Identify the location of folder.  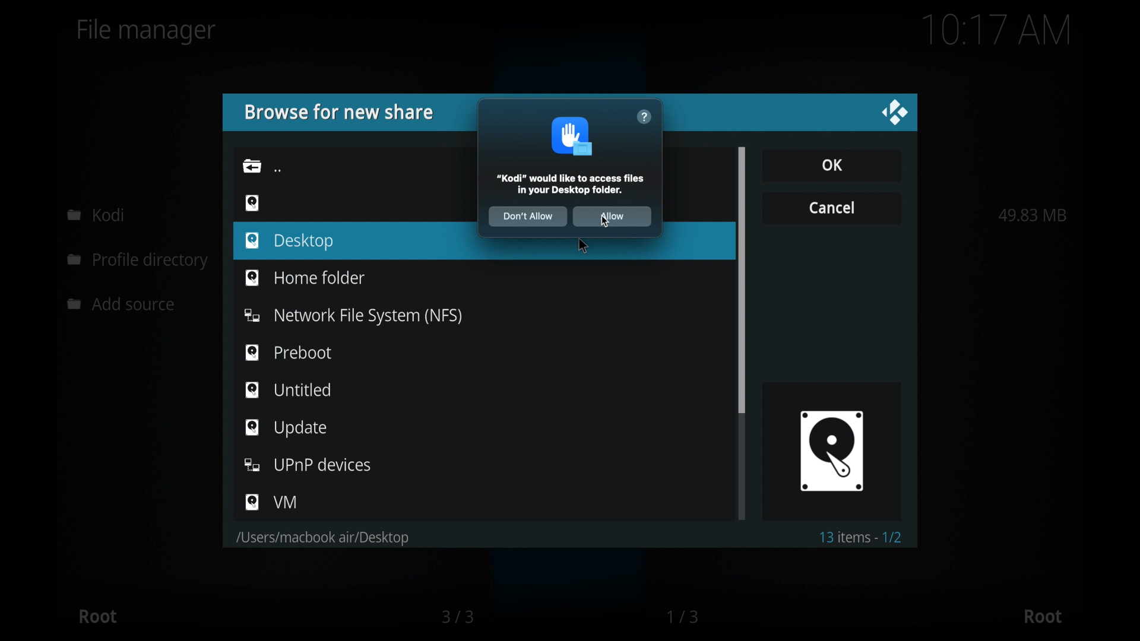
(321, 538).